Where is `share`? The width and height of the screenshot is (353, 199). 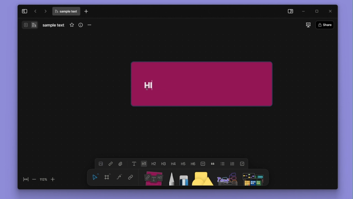 share is located at coordinates (325, 25).